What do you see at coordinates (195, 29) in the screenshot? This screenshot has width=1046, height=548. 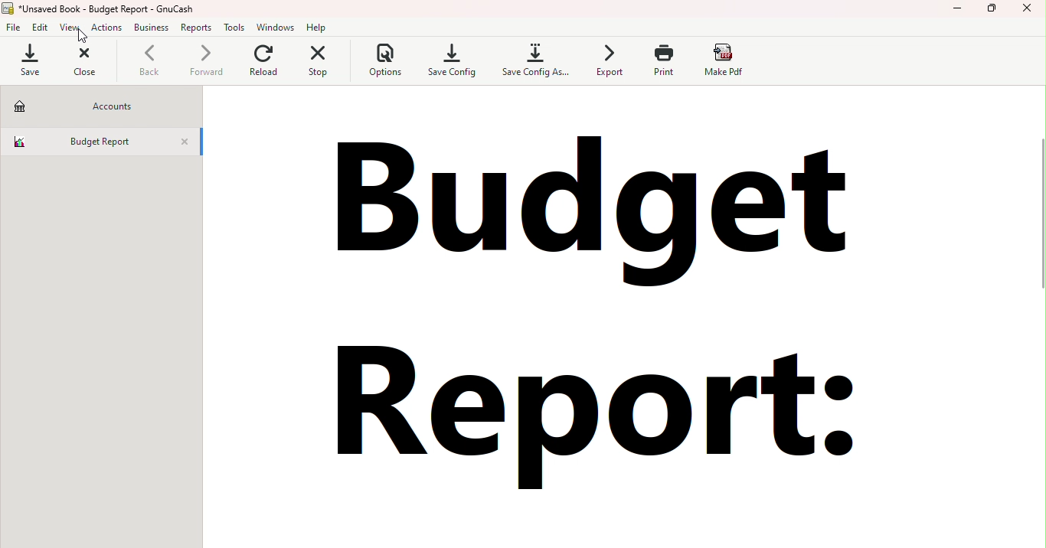 I see `Reports` at bounding box center [195, 29].